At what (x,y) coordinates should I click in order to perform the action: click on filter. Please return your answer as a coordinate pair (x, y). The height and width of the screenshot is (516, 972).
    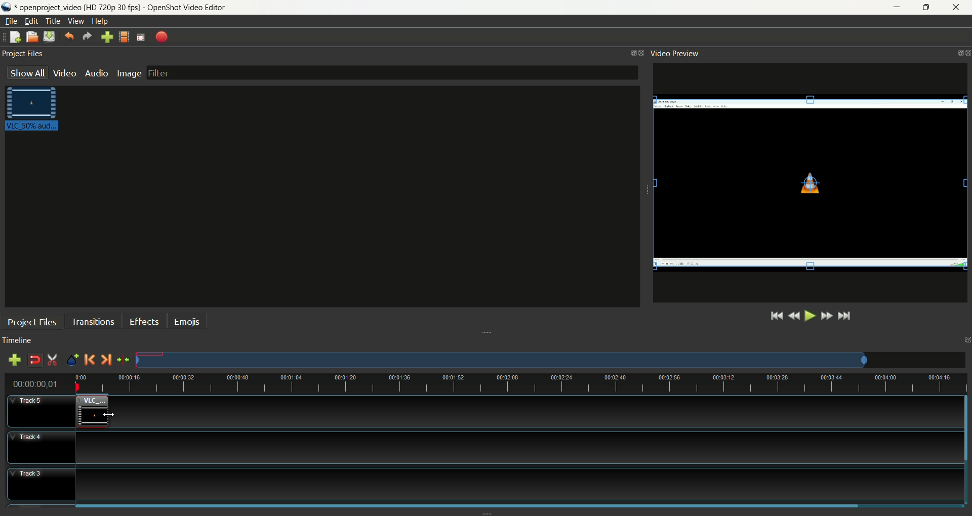
    Looking at the image, I should click on (393, 73).